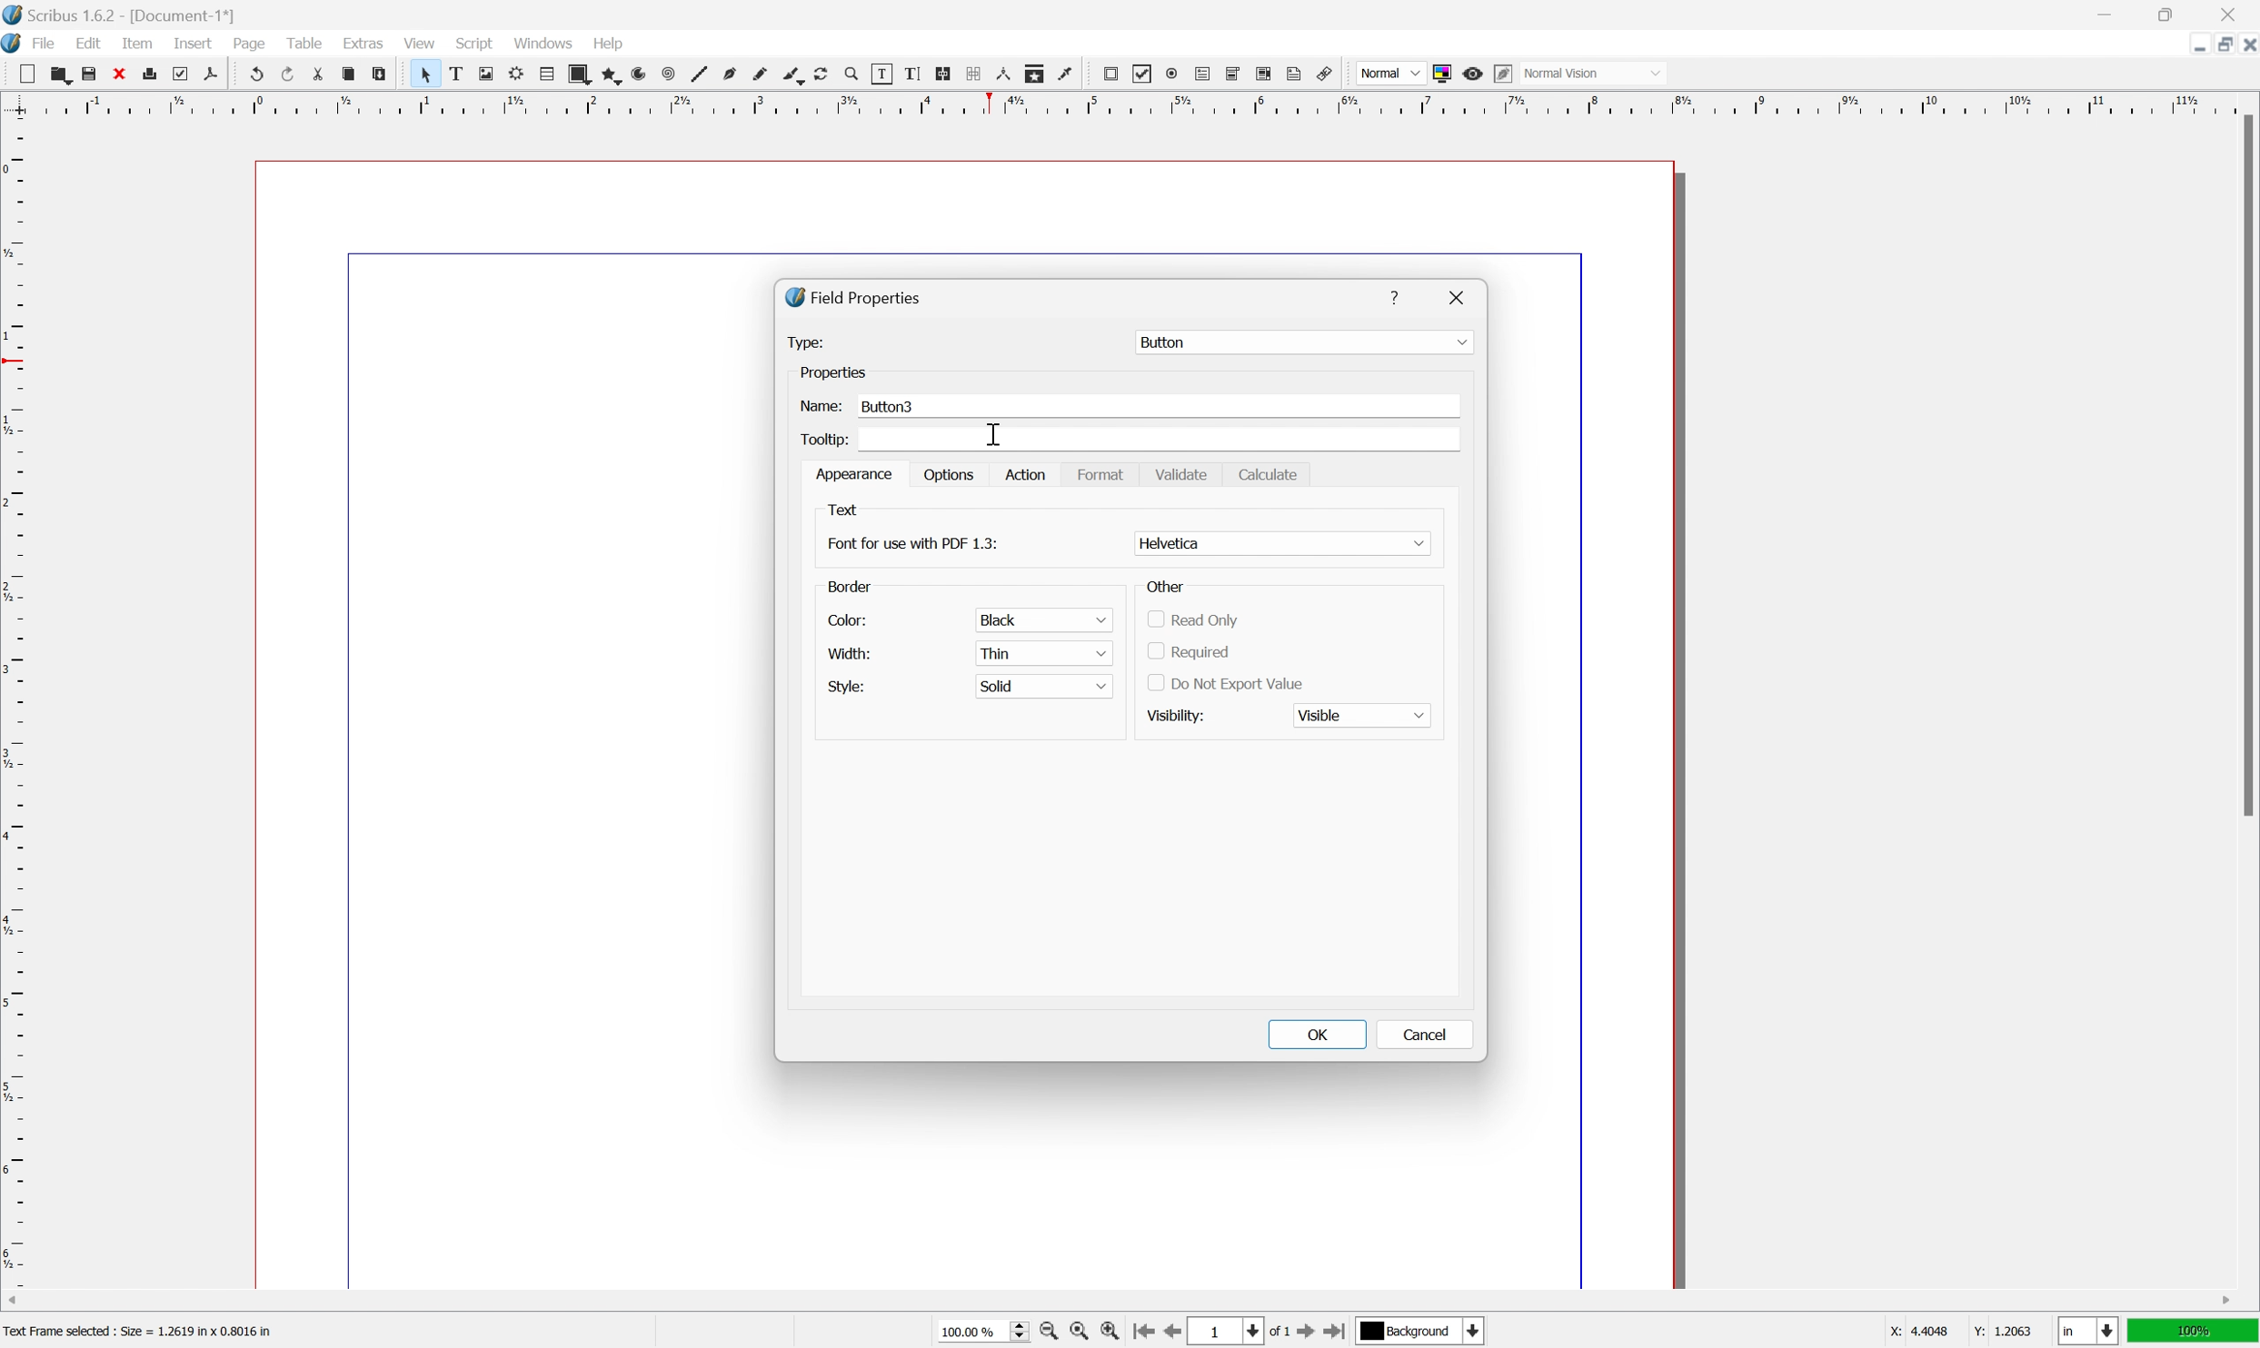 Image resolution: width=2260 pixels, height=1348 pixels. What do you see at coordinates (882, 73) in the screenshot?
I see `edit contents of frame` at bounding box center [882, 73].